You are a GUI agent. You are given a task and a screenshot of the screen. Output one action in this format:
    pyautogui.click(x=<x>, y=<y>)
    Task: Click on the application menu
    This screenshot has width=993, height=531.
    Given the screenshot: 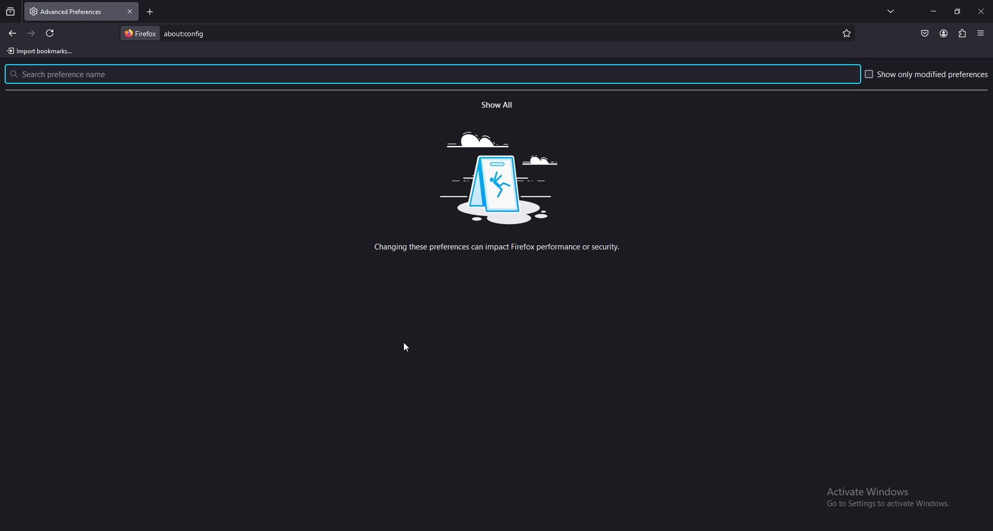 What is the action you would take?
    pyautogui.click(x=982, y=33)
    